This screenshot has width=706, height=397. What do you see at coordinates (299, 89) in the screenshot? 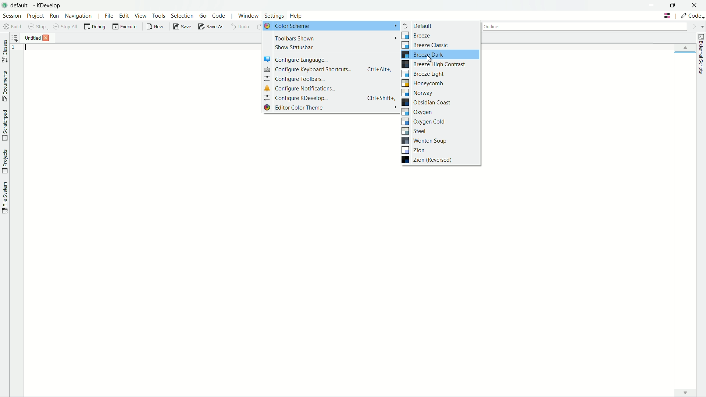
I see `configure notifications` at bounding box center [299, 89].